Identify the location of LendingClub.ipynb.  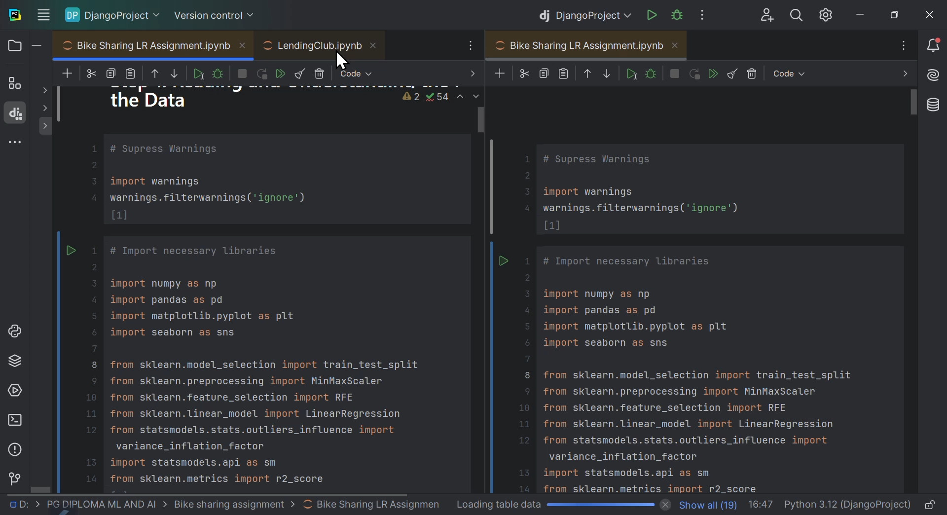
(322, 44).